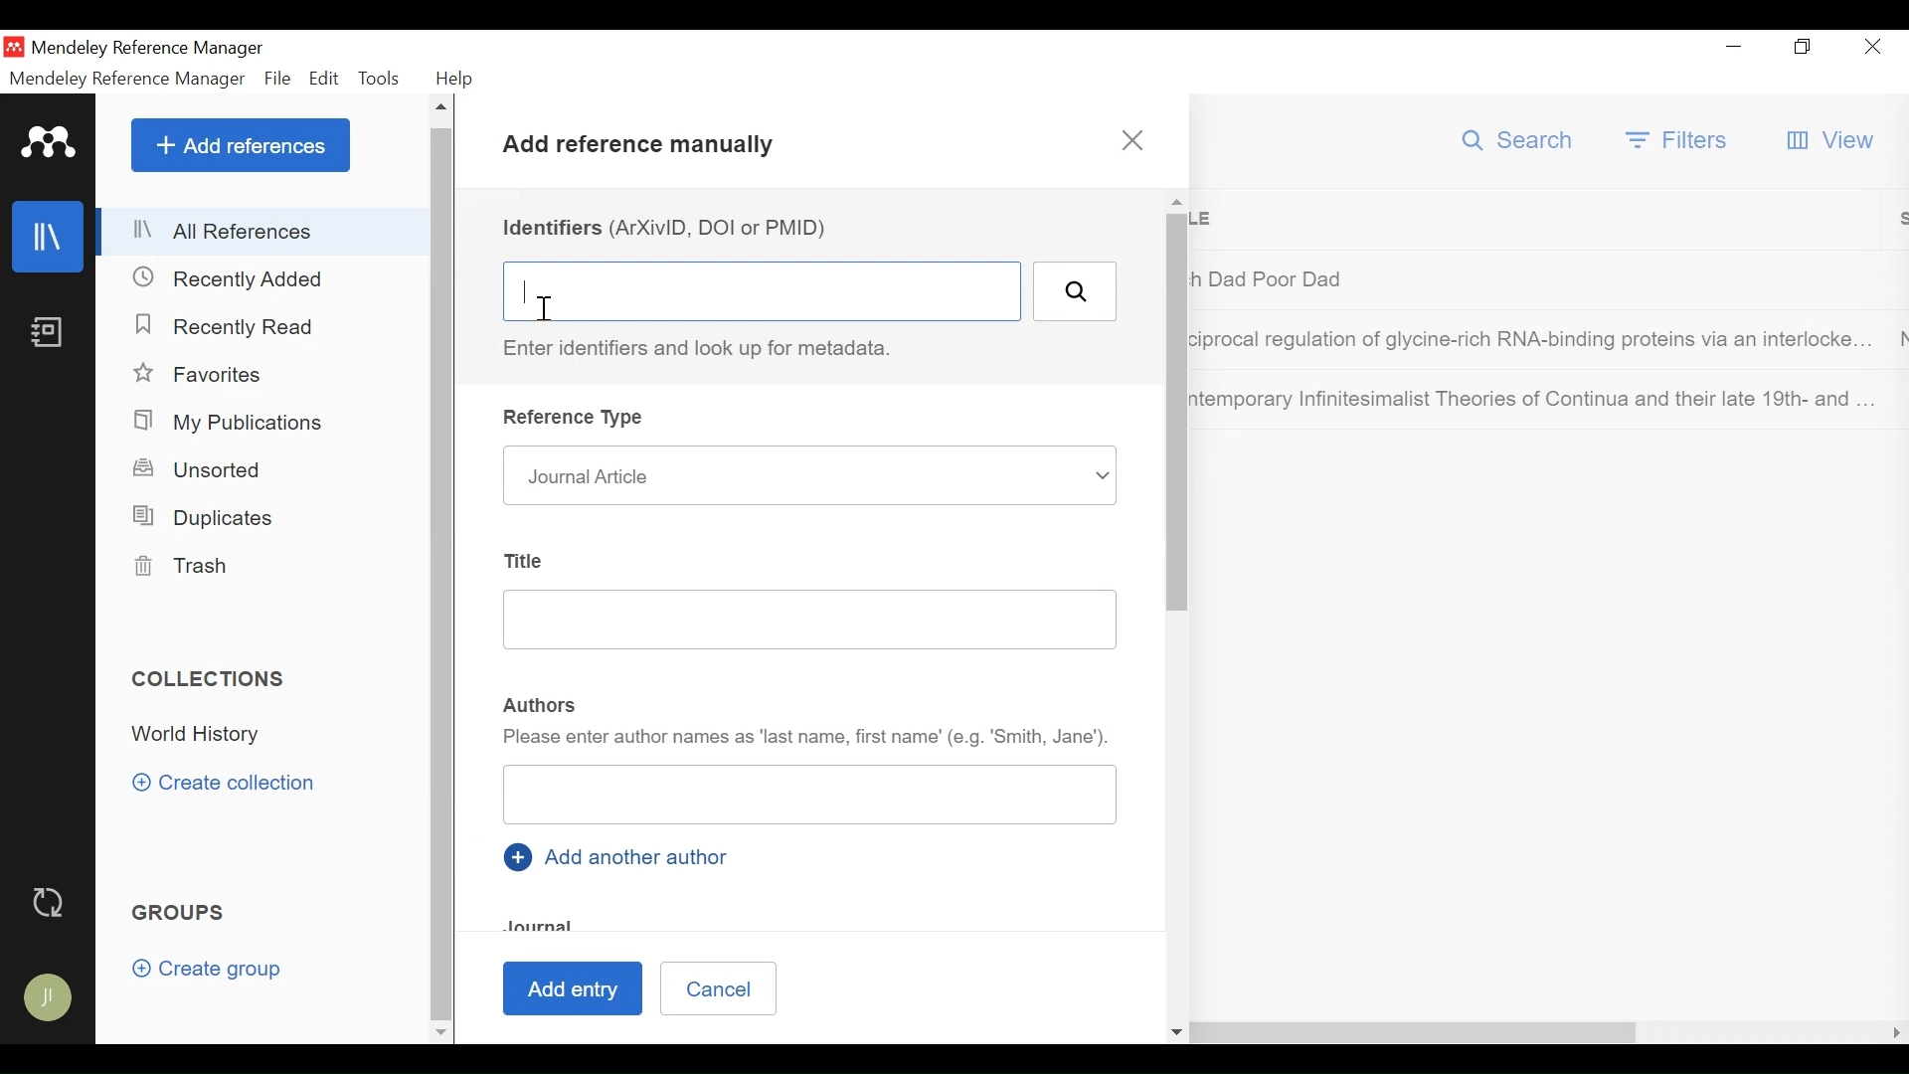 The width and height of the screenshot is (1909, 1074). What do you see at coordinates (810, 798) in the screenshot?
I see `Name box` at bounding box center [810, 798].